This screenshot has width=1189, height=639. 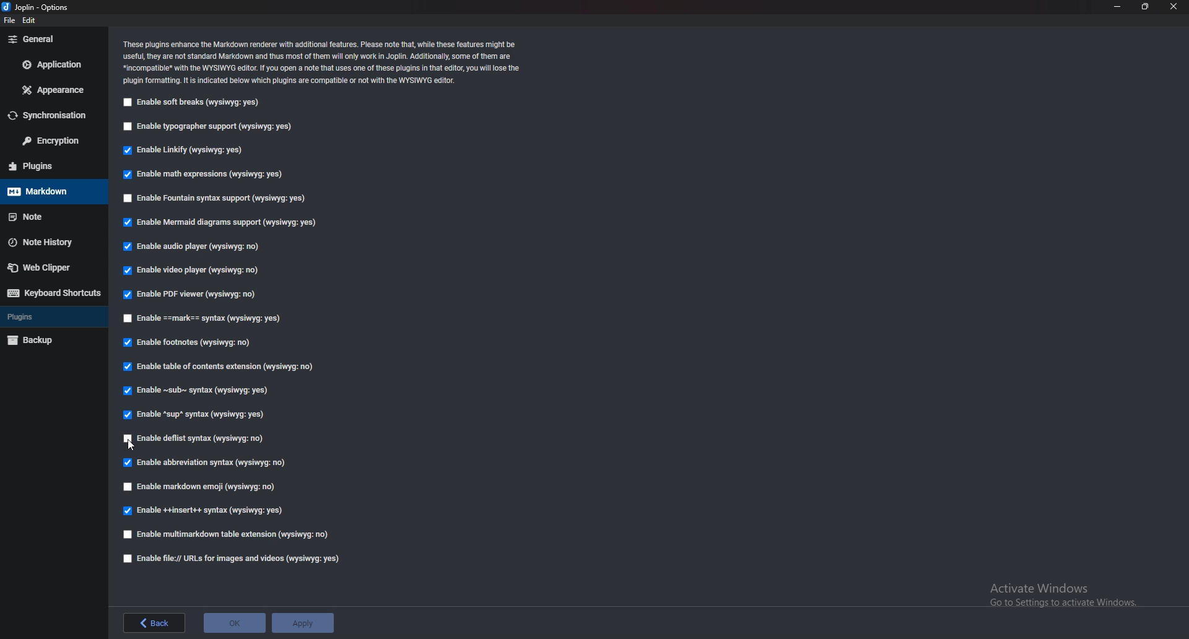 What do you see at coordinates (132, 444) in the screenshot?
I see `cursor` at bounding box center [132, 444].